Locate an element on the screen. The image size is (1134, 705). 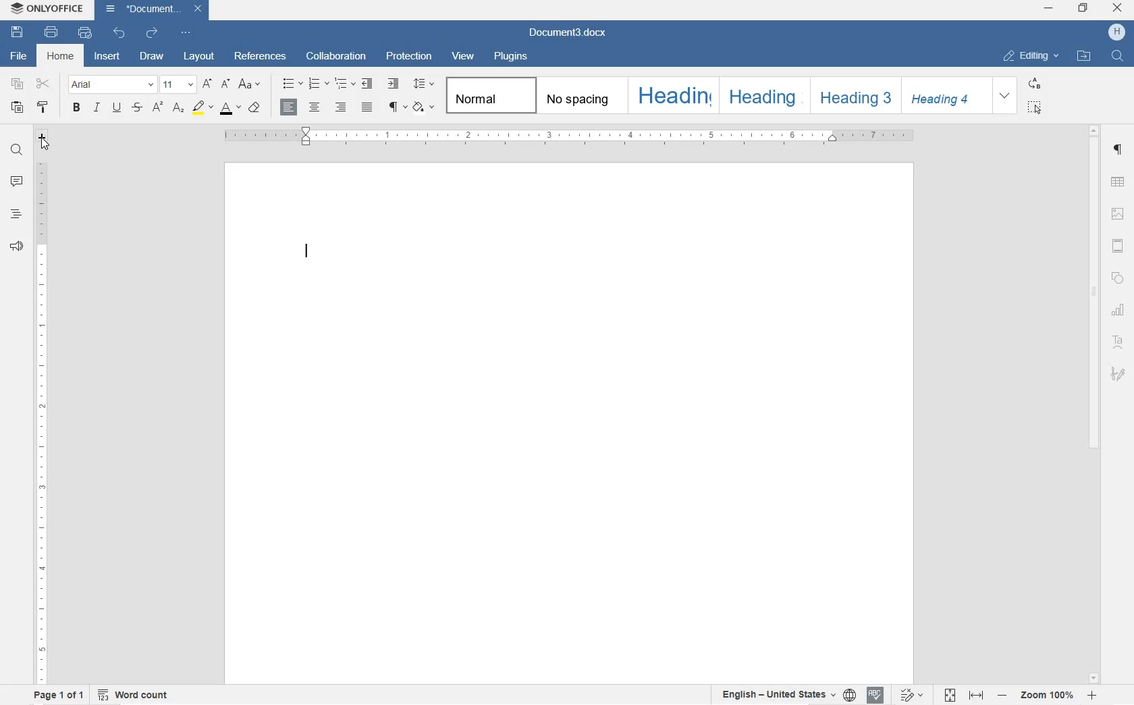
JUSTIFIED is located at coordinates (368, 107).